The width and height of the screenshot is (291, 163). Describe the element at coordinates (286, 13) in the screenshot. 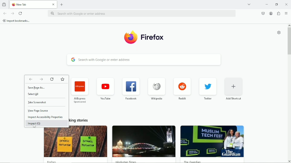

I see `Open application menu` at that location.